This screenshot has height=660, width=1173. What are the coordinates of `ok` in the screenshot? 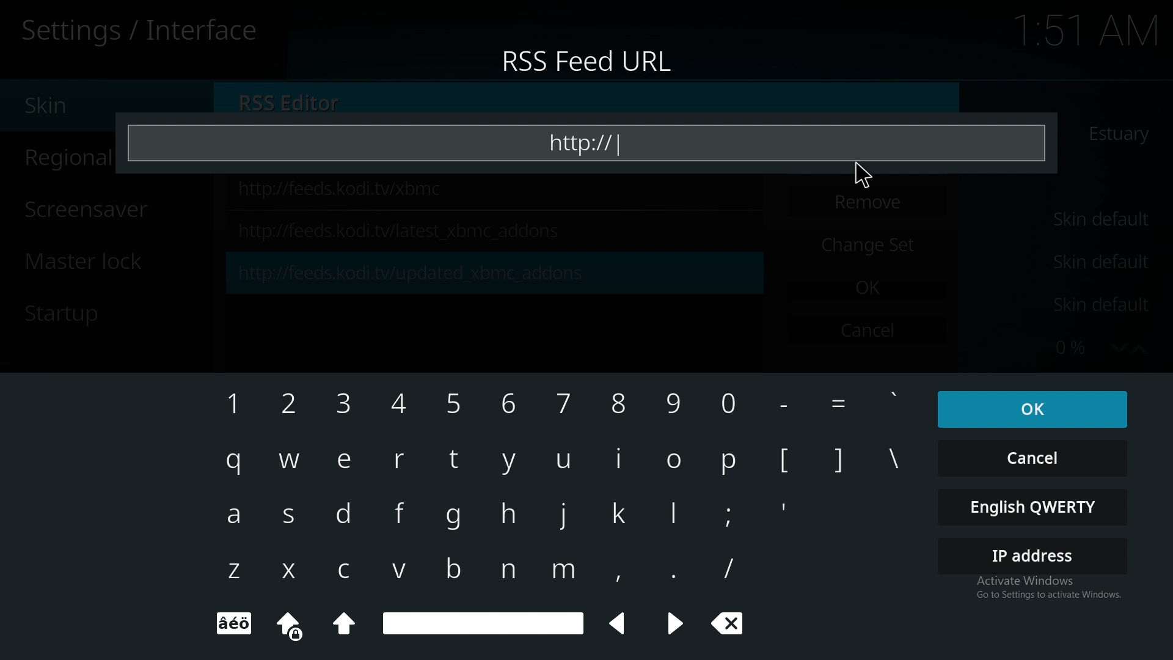 It's located at (1028, 409).